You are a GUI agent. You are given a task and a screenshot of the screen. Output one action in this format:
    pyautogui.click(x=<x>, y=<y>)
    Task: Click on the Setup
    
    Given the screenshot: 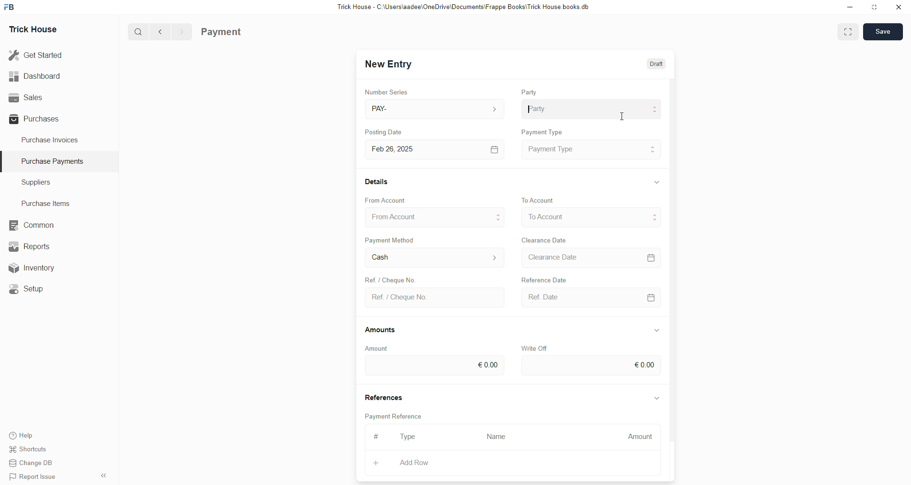 What is the action you would take?
    pyautogui.click(x=26, y=288)
    